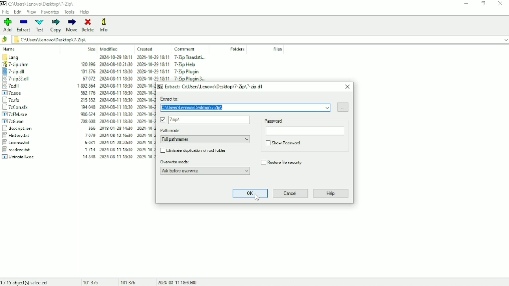 This screenshot has width=509, height=286. Describe the element at coordinates (69, 12) in the screenshot. I see `Tools` at that location.